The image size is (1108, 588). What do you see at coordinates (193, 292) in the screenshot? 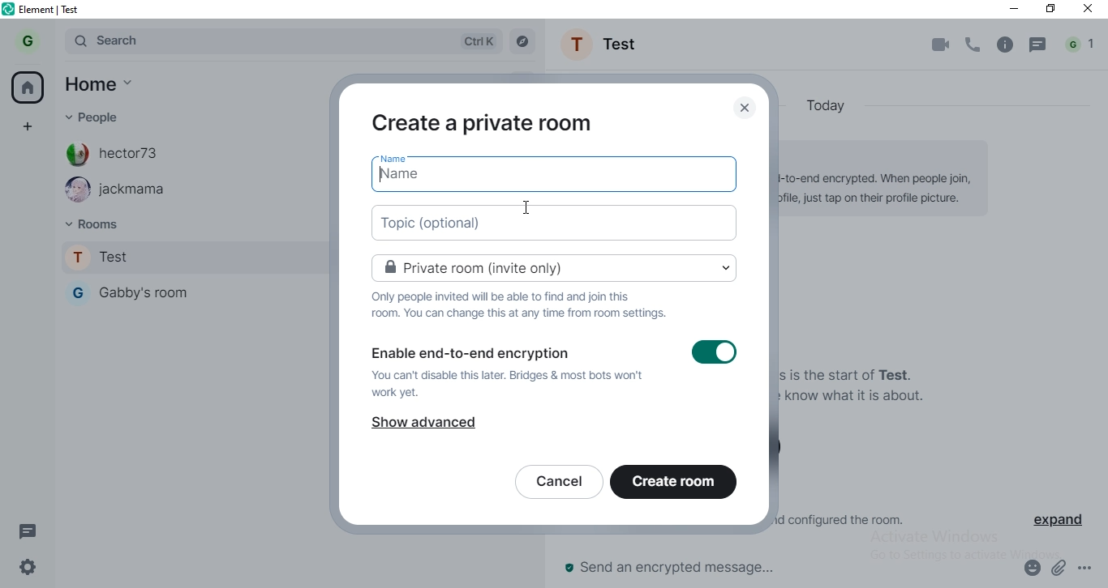
I see `gabby's room` at bounding box center [193, 292].